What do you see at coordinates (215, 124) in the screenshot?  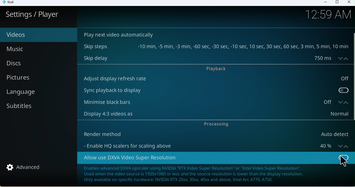 I see `Processing` at bounding box center [215, 124].